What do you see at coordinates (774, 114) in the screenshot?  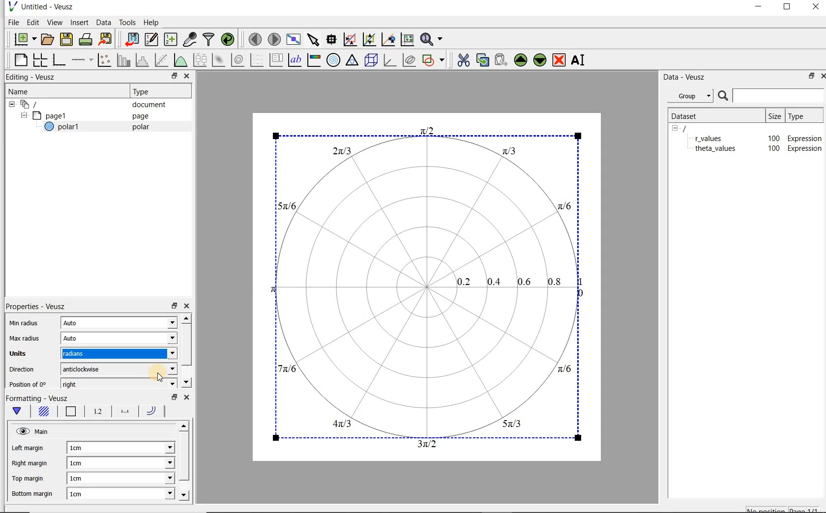 I see `size` at bounding box center [774, 114].